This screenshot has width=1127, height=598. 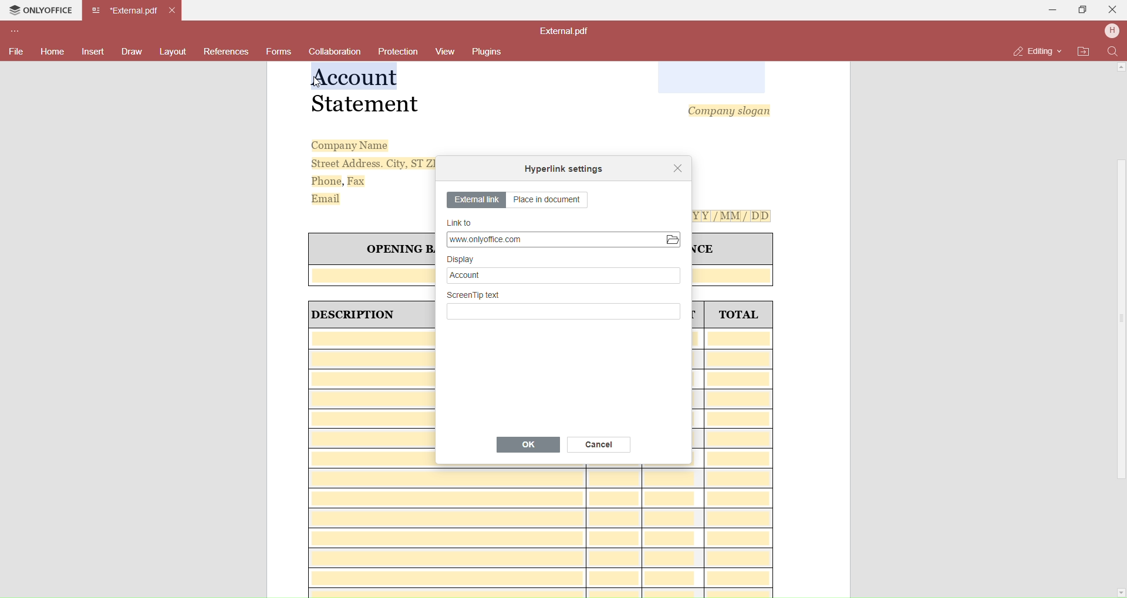 What do you see at coordinates (53, 53) in the screenshot?
I see `Home` at bounding box center [53, 53].